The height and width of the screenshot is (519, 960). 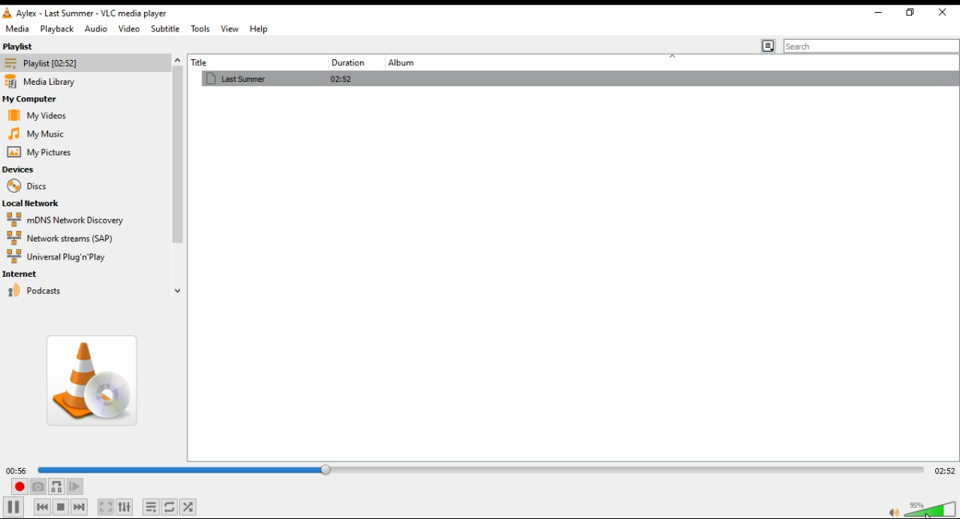 What do you see at coordinates (47, 291) in the screenshot?
I see `podcasts` at bounding box center [47, 291].